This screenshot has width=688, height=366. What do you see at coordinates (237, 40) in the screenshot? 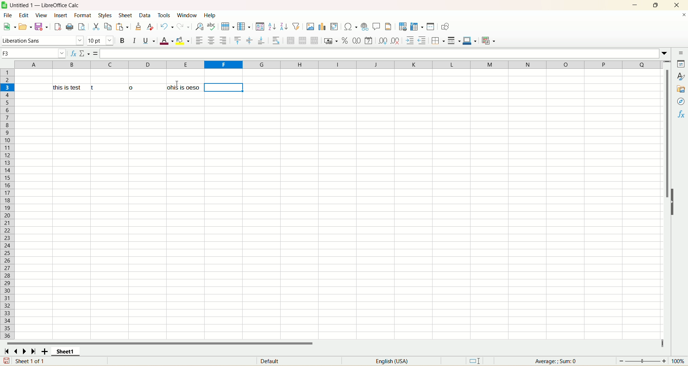
I see `align top` at bounding box center [237, 40].